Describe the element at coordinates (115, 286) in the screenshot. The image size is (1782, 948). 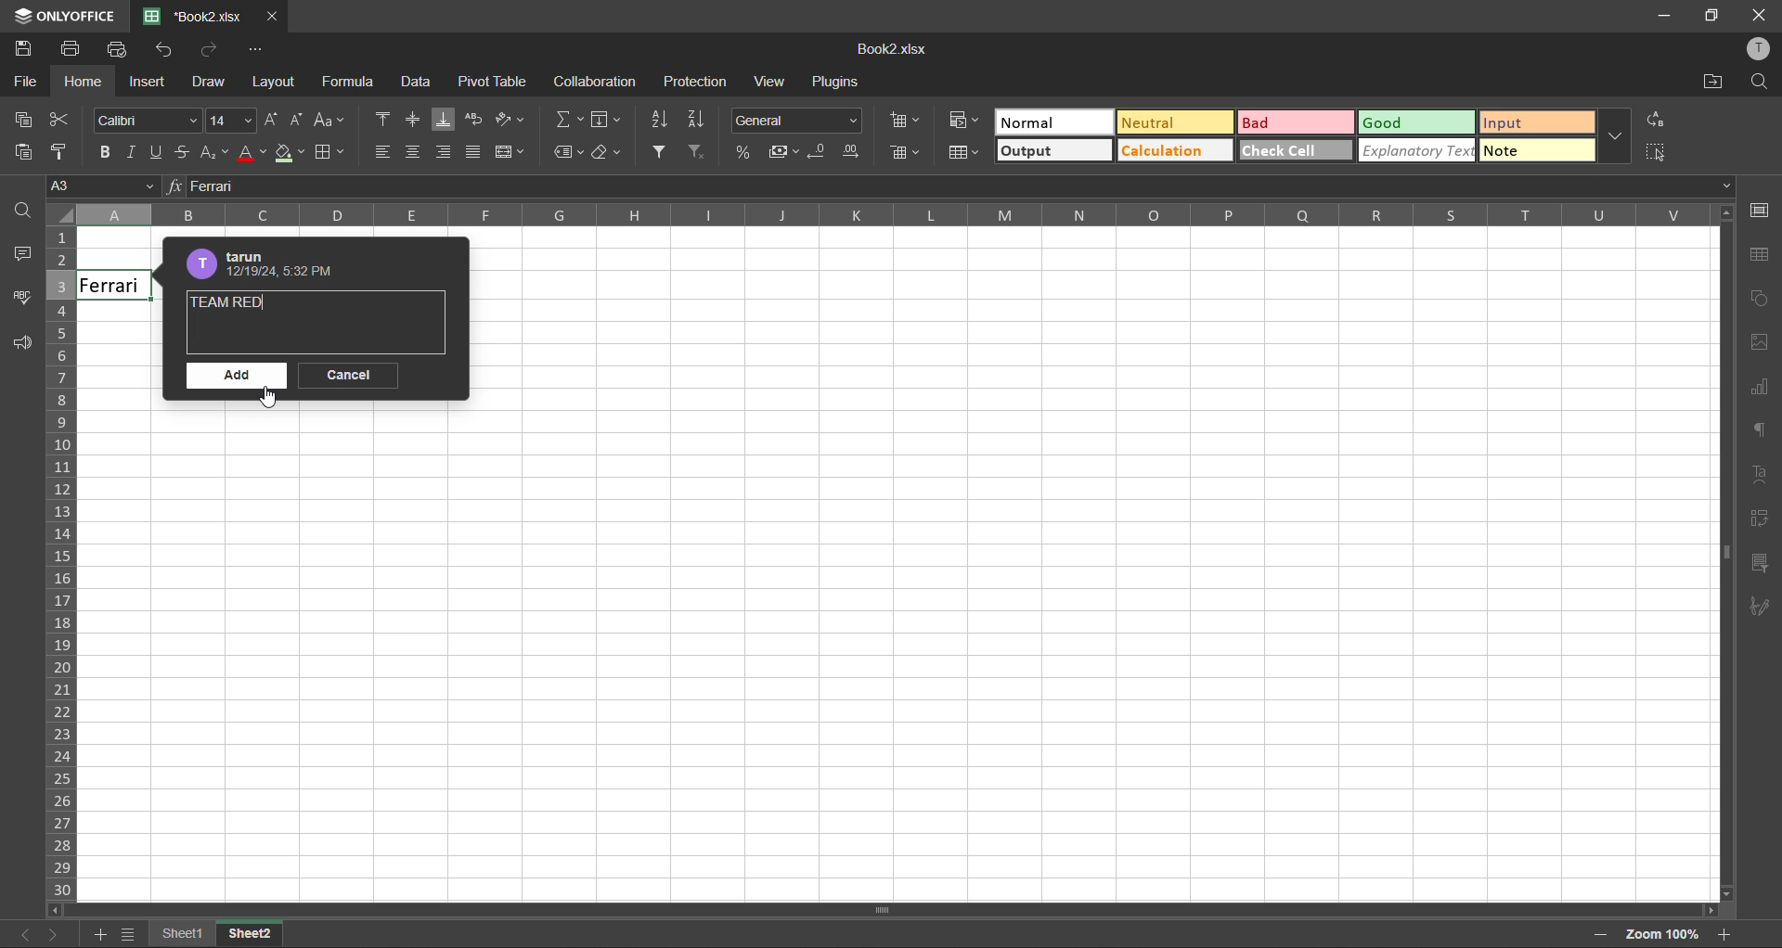
I see `Ferrari` at that location.